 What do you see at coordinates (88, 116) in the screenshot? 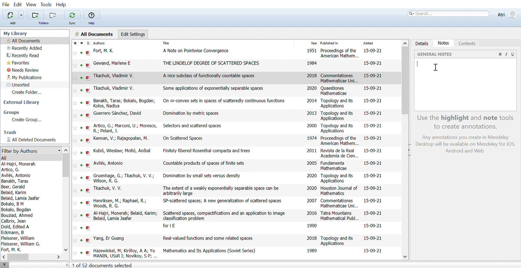
I see `open PDF` at bounding box center [88, 116].